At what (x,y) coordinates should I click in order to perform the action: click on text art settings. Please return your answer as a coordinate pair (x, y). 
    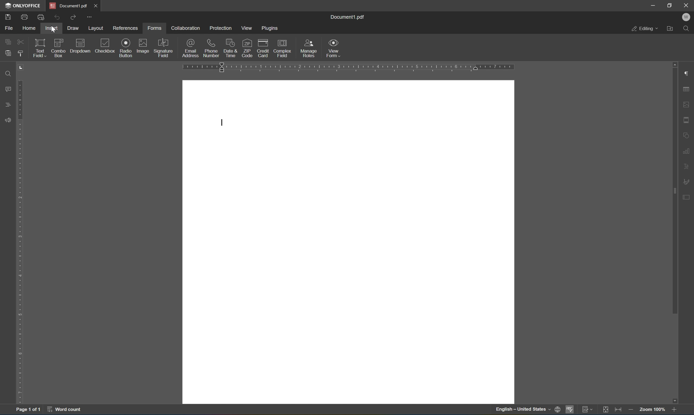
    Looking at the image, I should click on (687, 167).